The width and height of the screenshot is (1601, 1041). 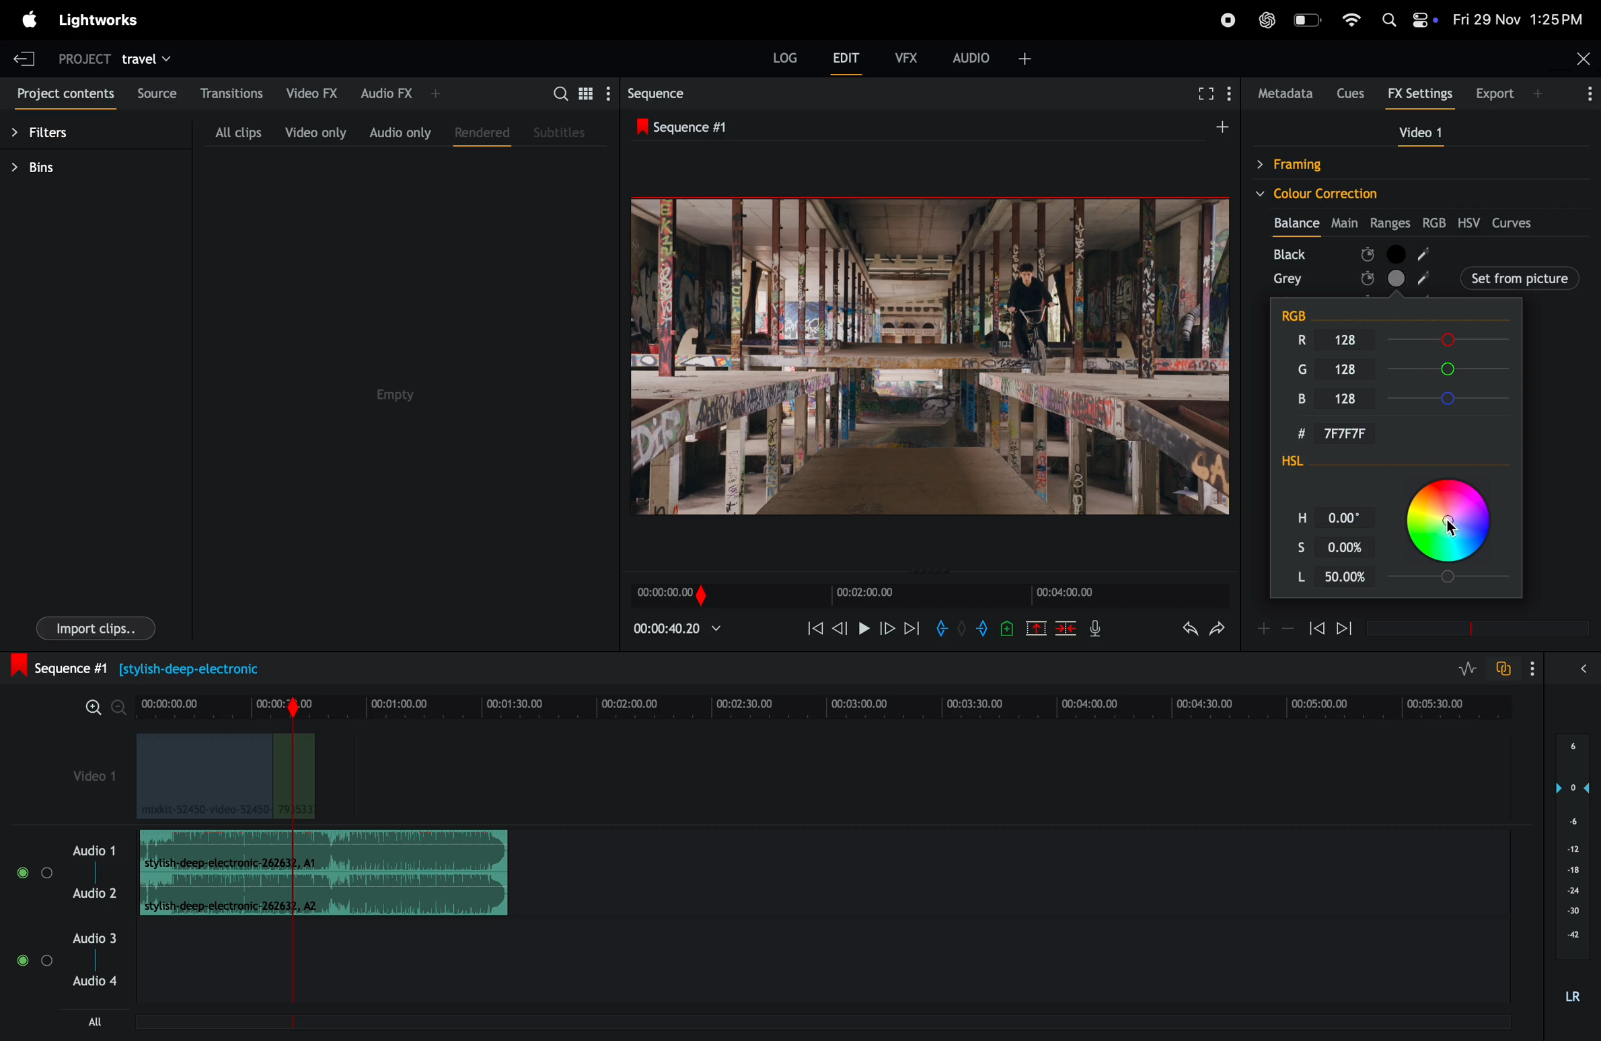 What do you see at coordinates (225, 777) in the screenshot?
I see `video clips` at bounding box center [225, 777].